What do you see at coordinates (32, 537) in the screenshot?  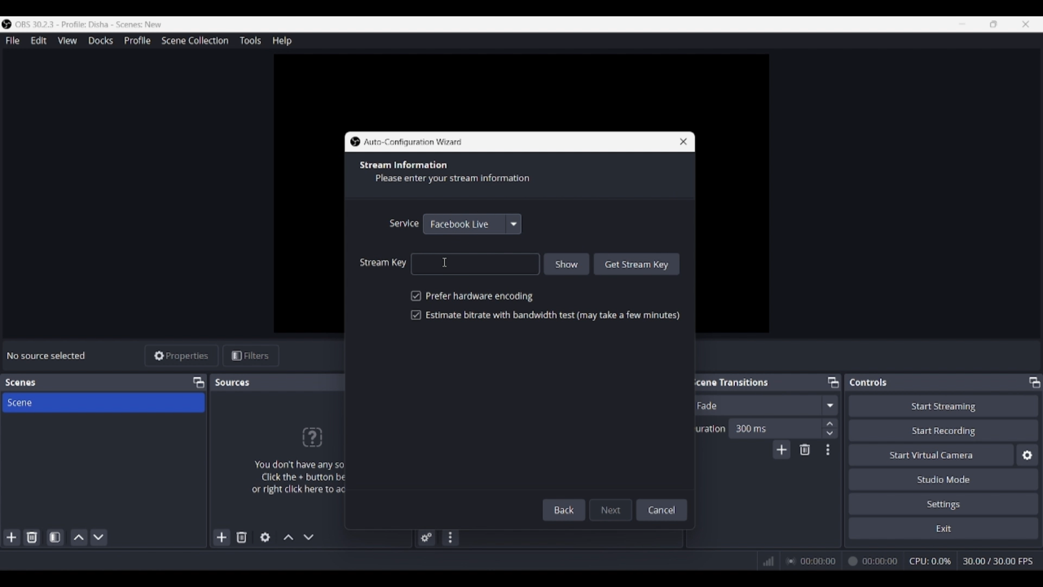 I see `Delete selected scene` at bounding box center [32, 537].